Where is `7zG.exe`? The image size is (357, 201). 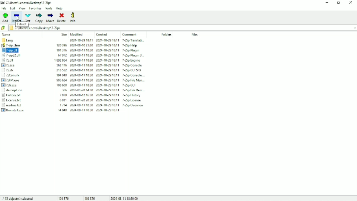
7zG.exe is located at coordinates (21, 85).